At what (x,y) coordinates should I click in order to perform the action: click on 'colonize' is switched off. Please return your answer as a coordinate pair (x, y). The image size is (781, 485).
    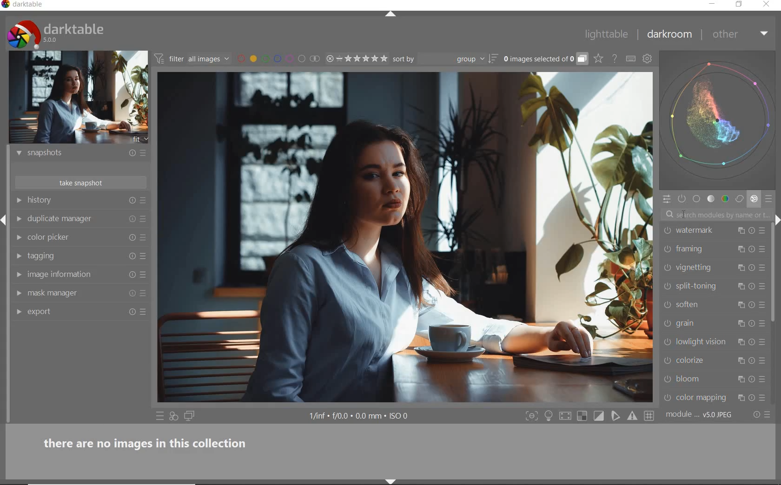
    Looking at the image, I should click on (667, 360).